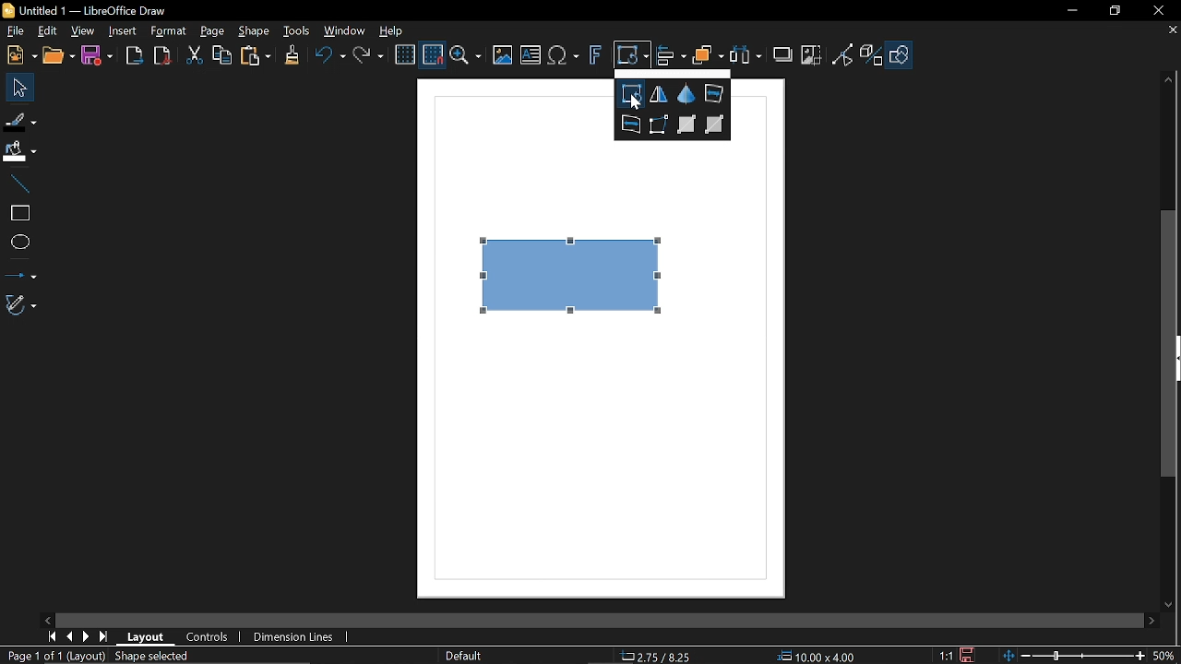  I want to click on 10.00x4.00(Object Size), so click(817, 657).